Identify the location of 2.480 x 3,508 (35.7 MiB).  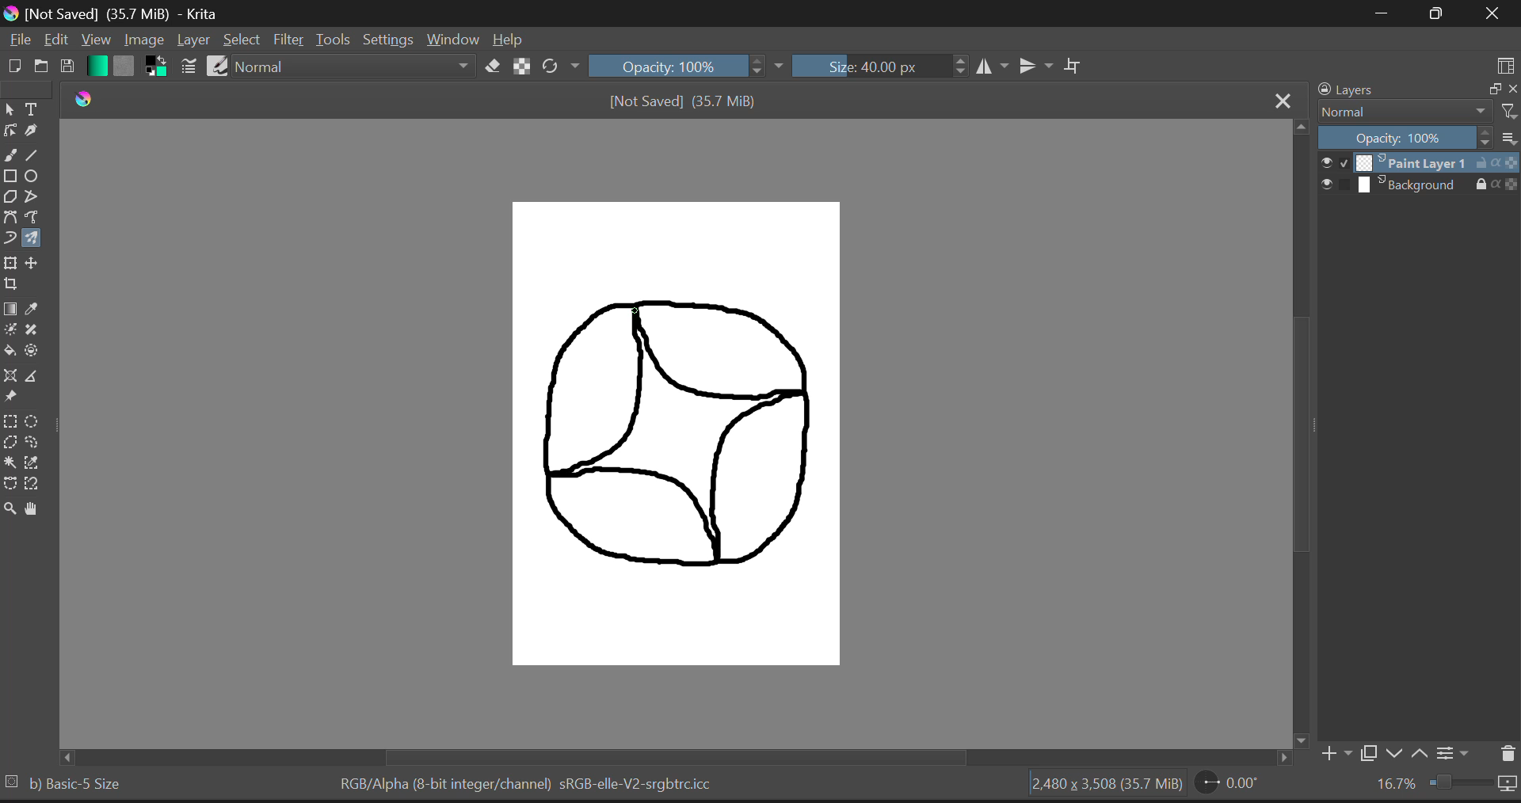
(1107, 784).